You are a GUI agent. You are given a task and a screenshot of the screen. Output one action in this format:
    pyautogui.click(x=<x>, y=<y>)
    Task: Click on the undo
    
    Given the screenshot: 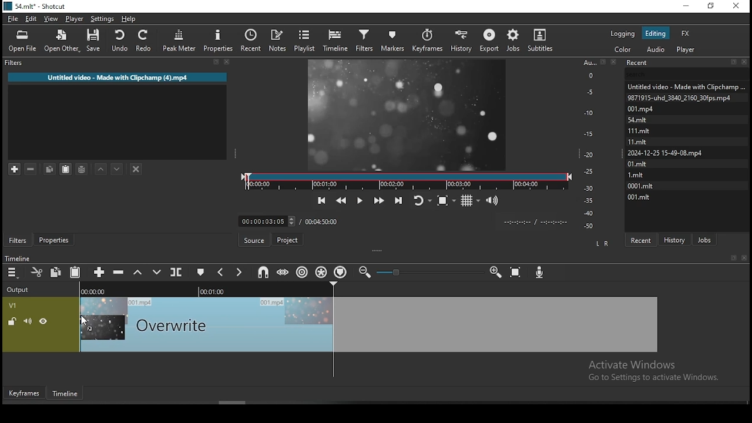 What is the action you would take?
    pyautogui.click(x=119, y=40)
    